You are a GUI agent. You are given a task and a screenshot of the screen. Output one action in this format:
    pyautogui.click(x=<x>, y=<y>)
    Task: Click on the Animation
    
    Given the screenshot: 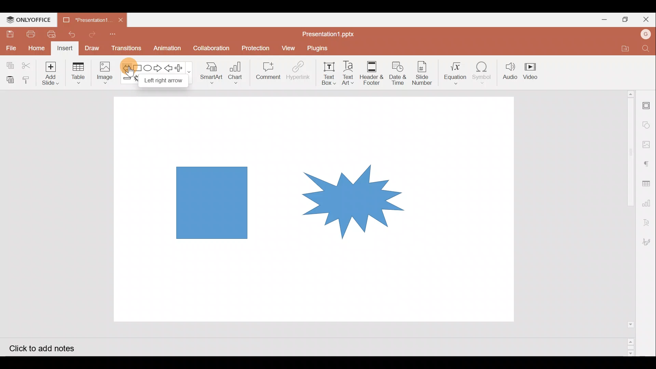 What is the action you would take?
    pyautogui.click(x=167, y=49)
    